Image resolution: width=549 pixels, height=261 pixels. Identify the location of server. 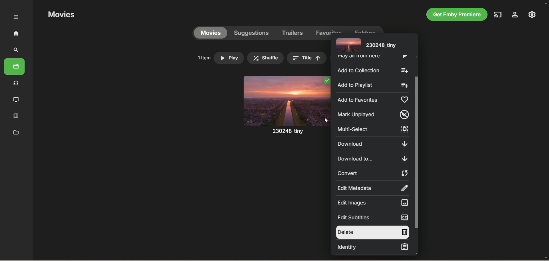
(515, 15).